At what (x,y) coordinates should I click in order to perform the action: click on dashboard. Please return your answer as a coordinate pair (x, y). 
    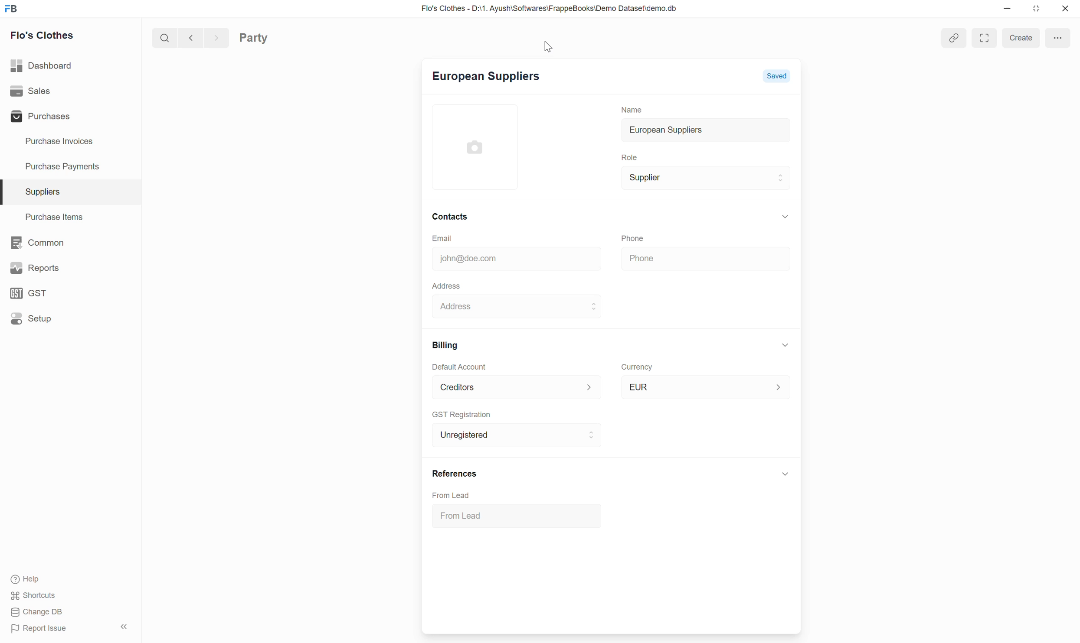
    Looking at the image, I should click on (43, 66).